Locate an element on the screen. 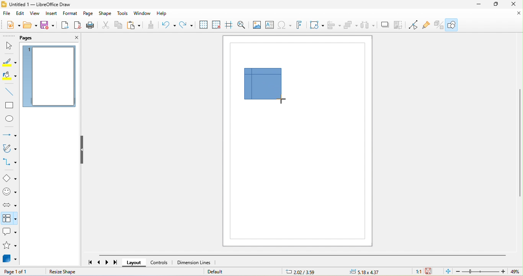  cut is located at coordinates (106, 26).